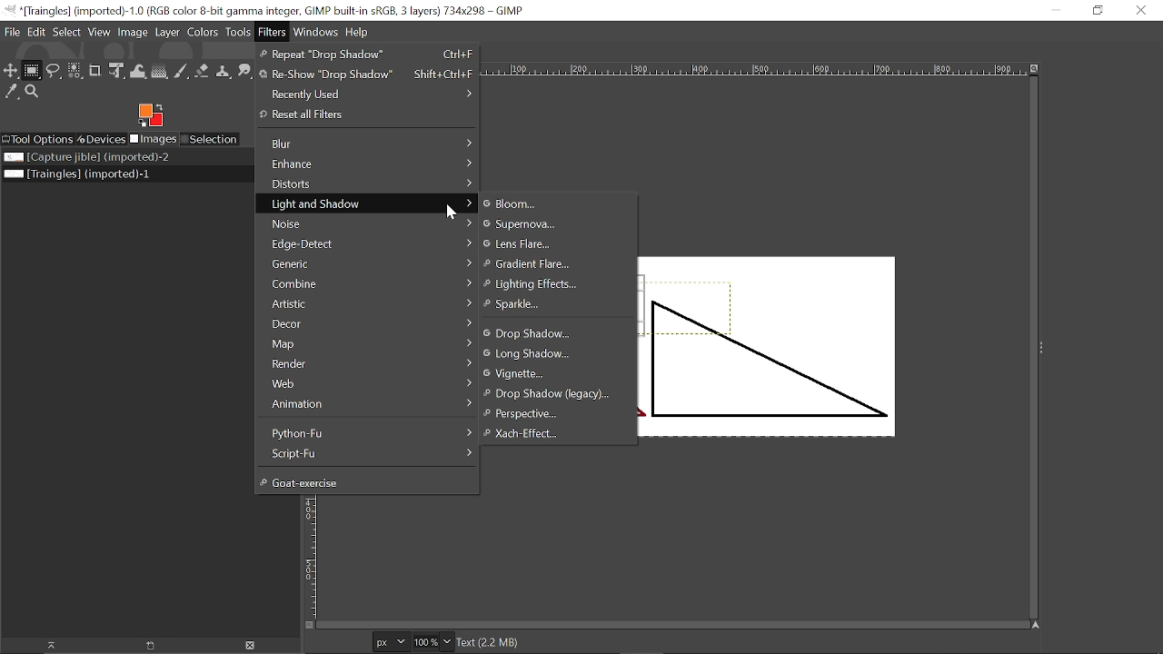 The width and height of the screenshot is (1163, 654). What do you see at coordinates (84, 158) in the screenshot?
I see `Image file titled "Capture jible"` at bounding box center [84, 158].